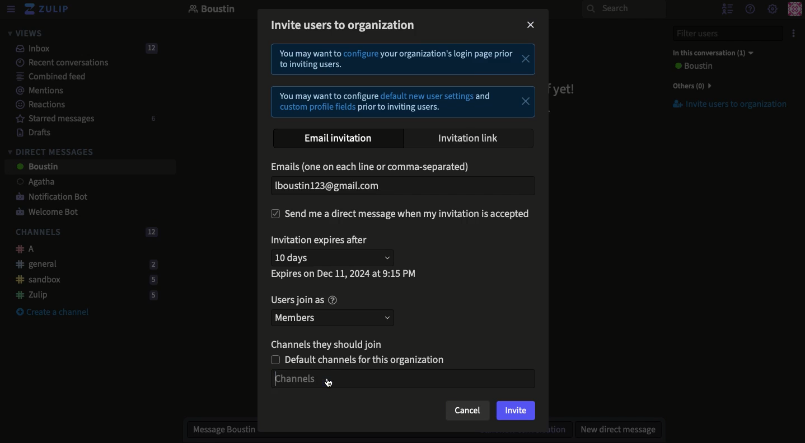 The height and width of the screenshot is (443, 805). I want to click on Options, so click(792, 34).